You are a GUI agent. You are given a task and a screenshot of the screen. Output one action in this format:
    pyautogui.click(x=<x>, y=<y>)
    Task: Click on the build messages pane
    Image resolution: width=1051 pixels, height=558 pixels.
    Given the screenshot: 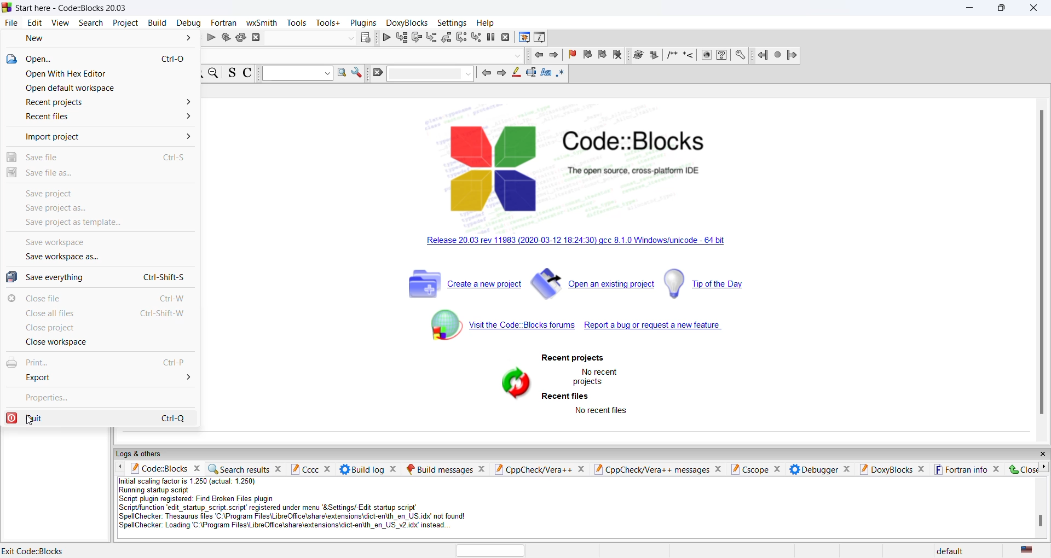 What is the action you would take?
    pyautogui.click(x=438, y=469)
    